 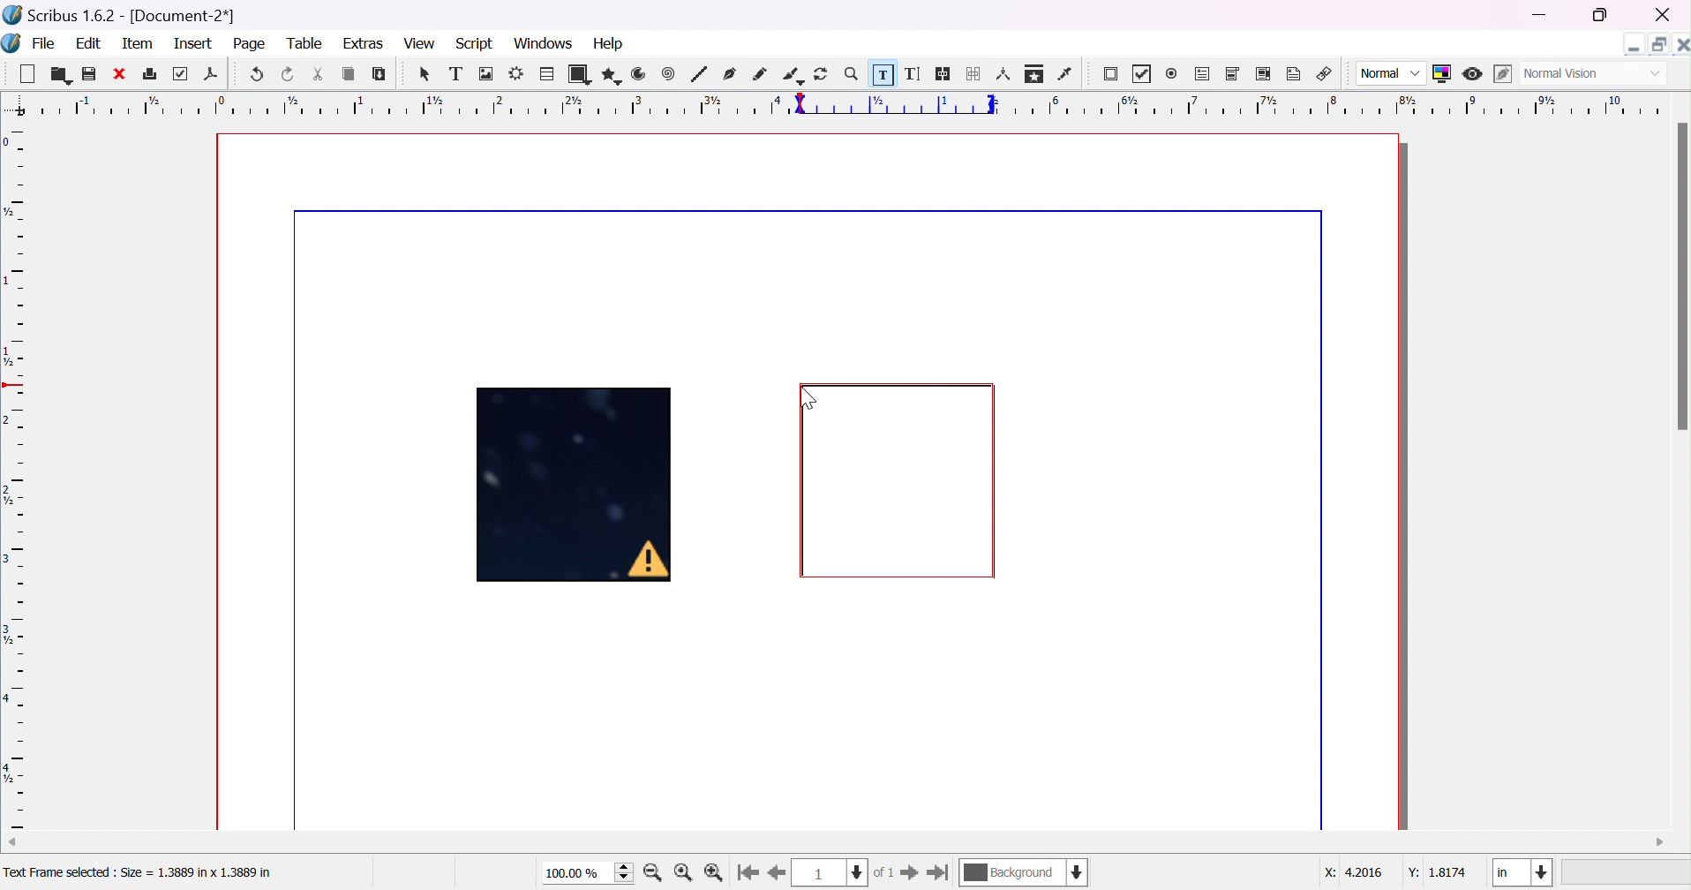 I want to click on PDF checkbox, so click(x=1146, y=74).